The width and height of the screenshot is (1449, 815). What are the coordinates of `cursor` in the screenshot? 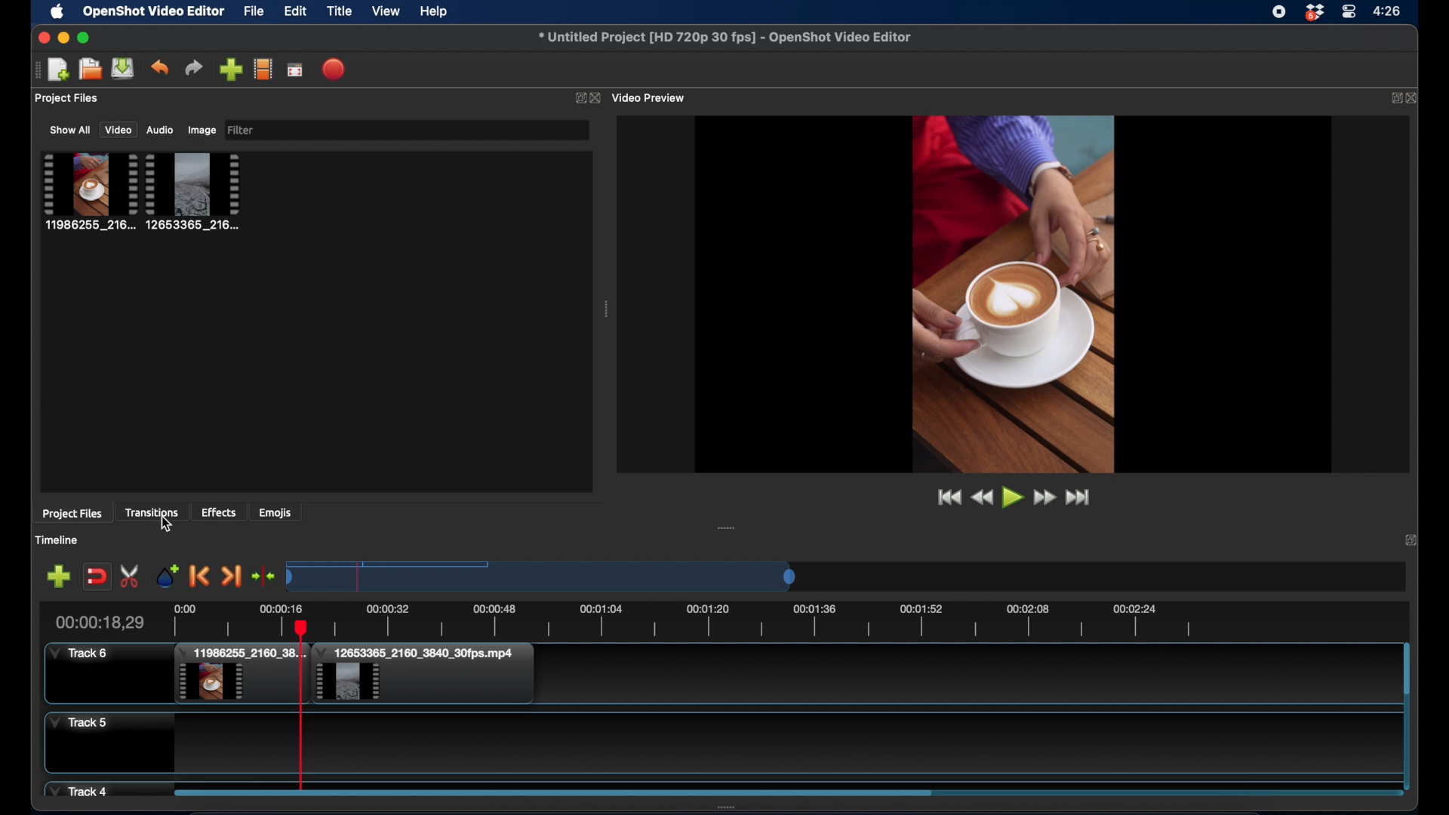 It's located at (302, 630).